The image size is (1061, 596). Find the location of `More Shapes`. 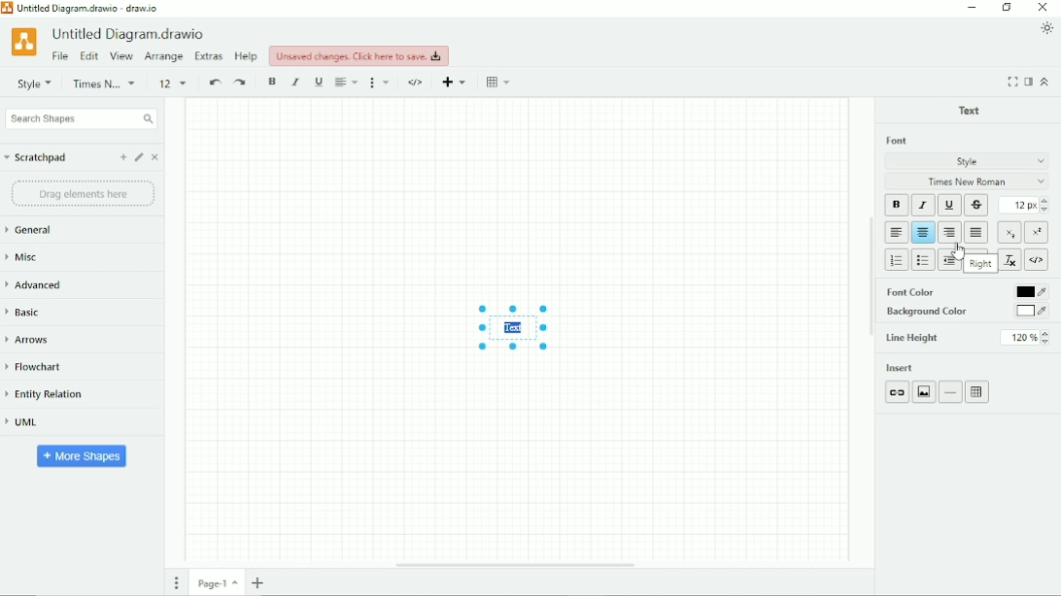

More Shapes is located at coordinates (83, 456).